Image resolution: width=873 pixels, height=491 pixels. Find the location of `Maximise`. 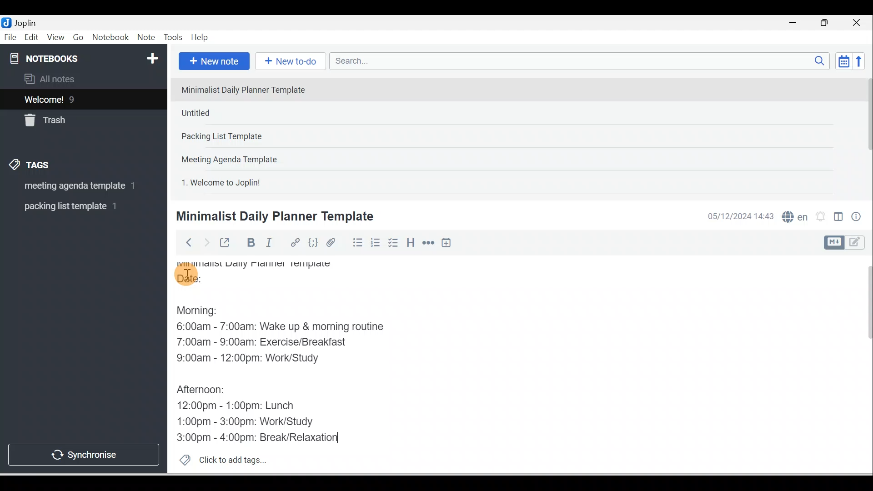

Maximise is located at coordinates (828, 23).